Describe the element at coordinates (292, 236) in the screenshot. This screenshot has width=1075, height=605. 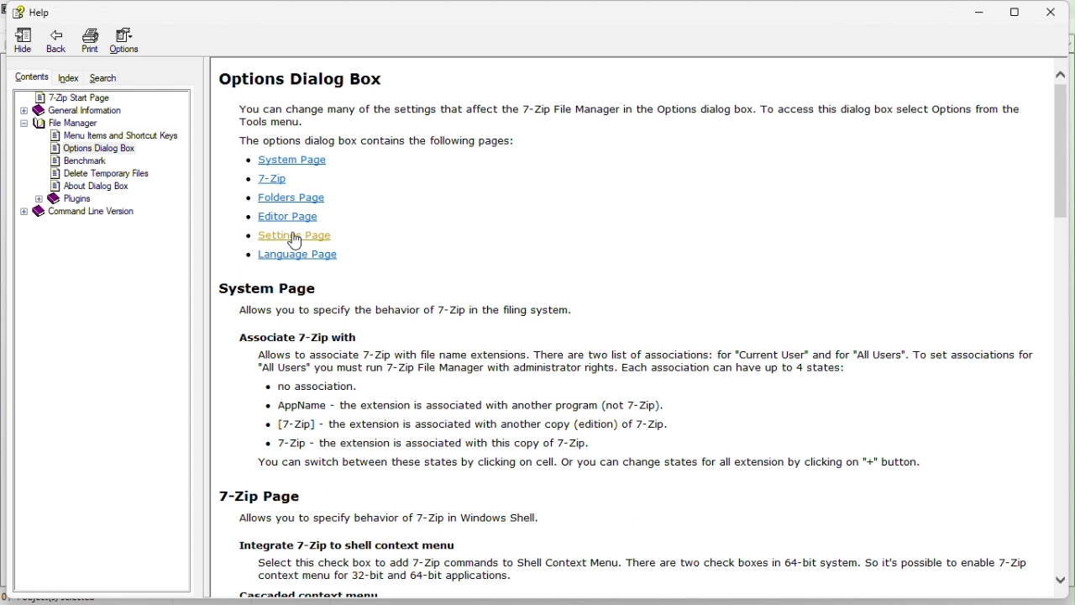
I see `settings page` at that location.